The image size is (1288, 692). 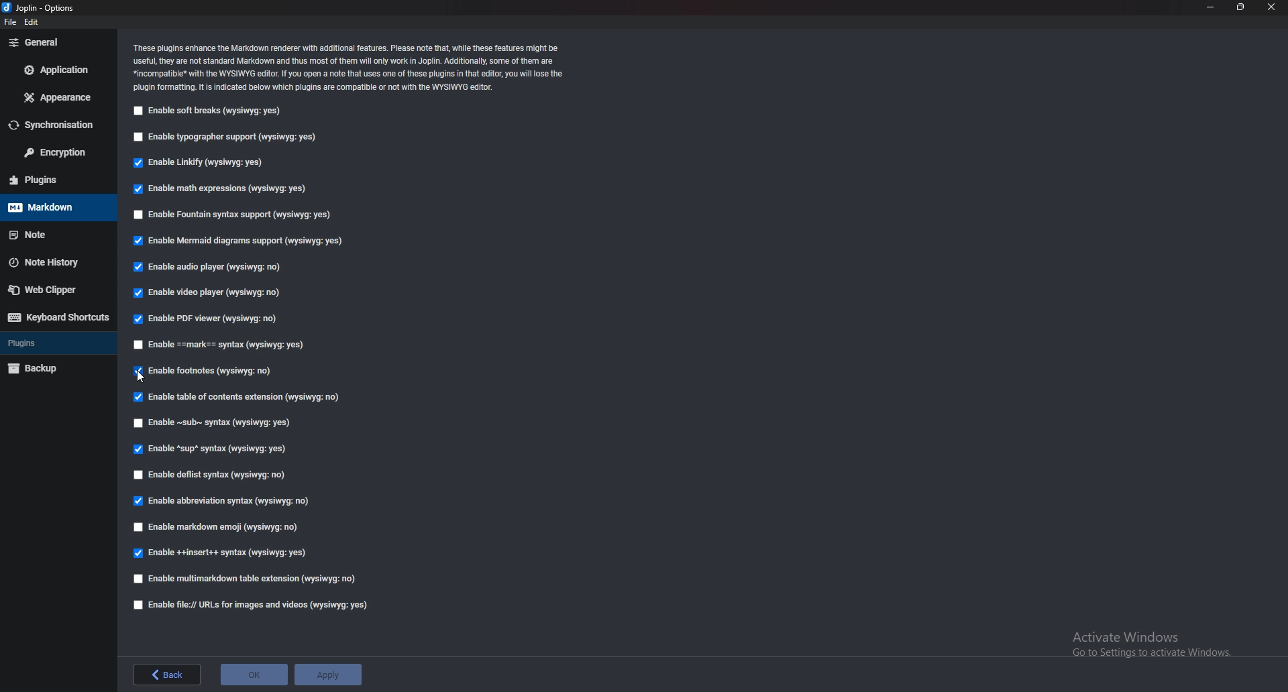 I want to click on enable deflist syntax, so click(x=212, y=473).